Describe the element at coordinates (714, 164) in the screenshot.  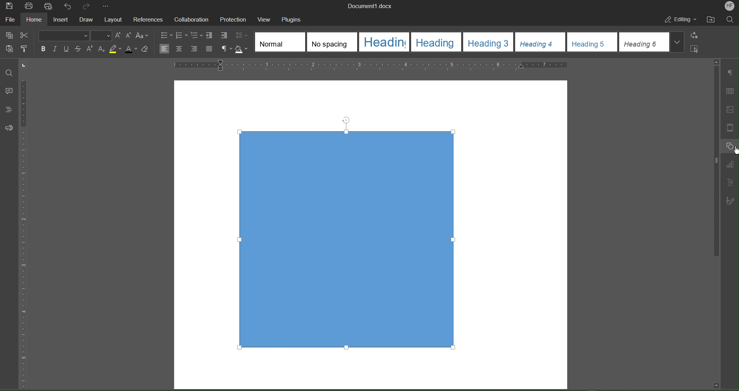
I see `Vertical scroll bar` at that location.